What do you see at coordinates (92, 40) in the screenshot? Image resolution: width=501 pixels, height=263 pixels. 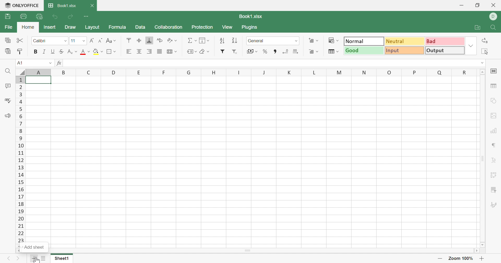 I see `Increment font size` at bounding box center [92, 40].